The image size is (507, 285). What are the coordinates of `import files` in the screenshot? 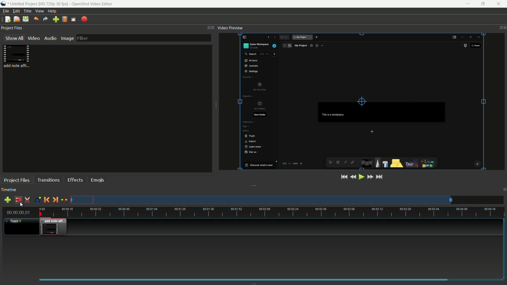 It's located at (55, 19).